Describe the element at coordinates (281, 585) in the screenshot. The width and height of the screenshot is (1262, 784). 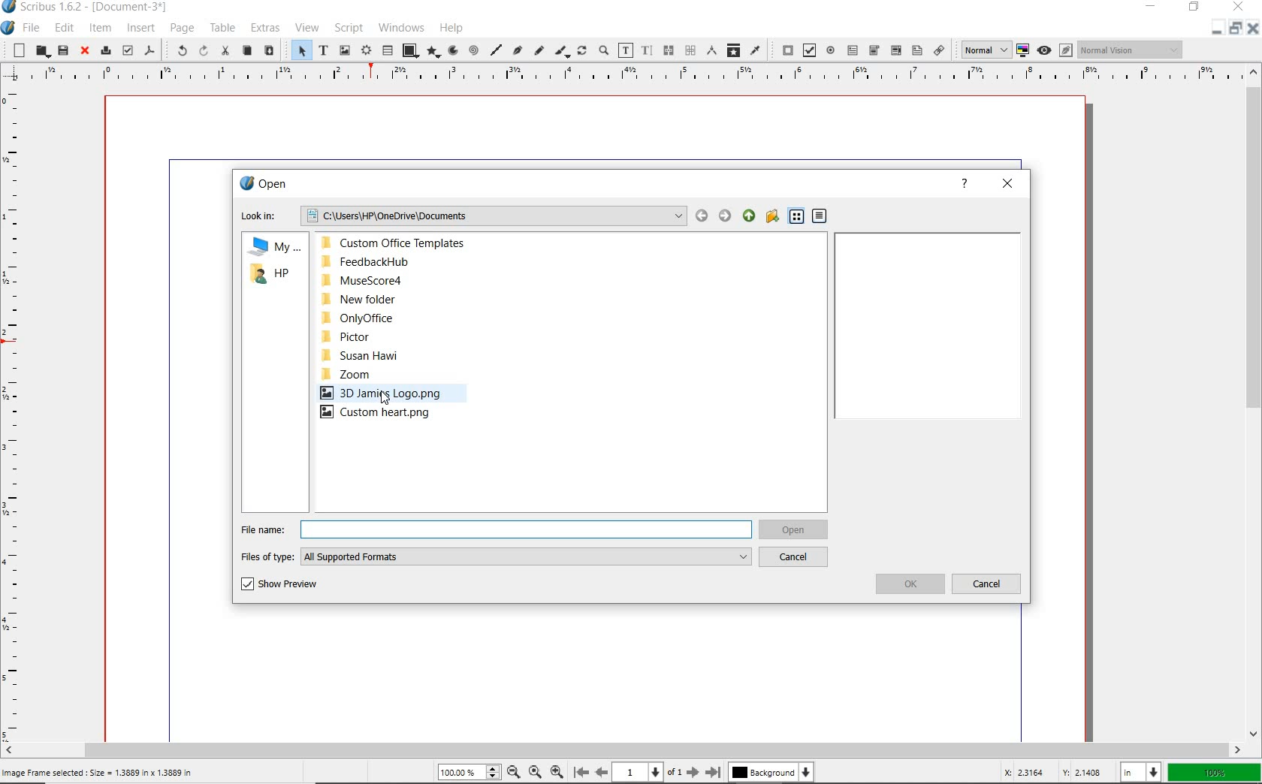
I see `SHOW PREVIEW` at that location.